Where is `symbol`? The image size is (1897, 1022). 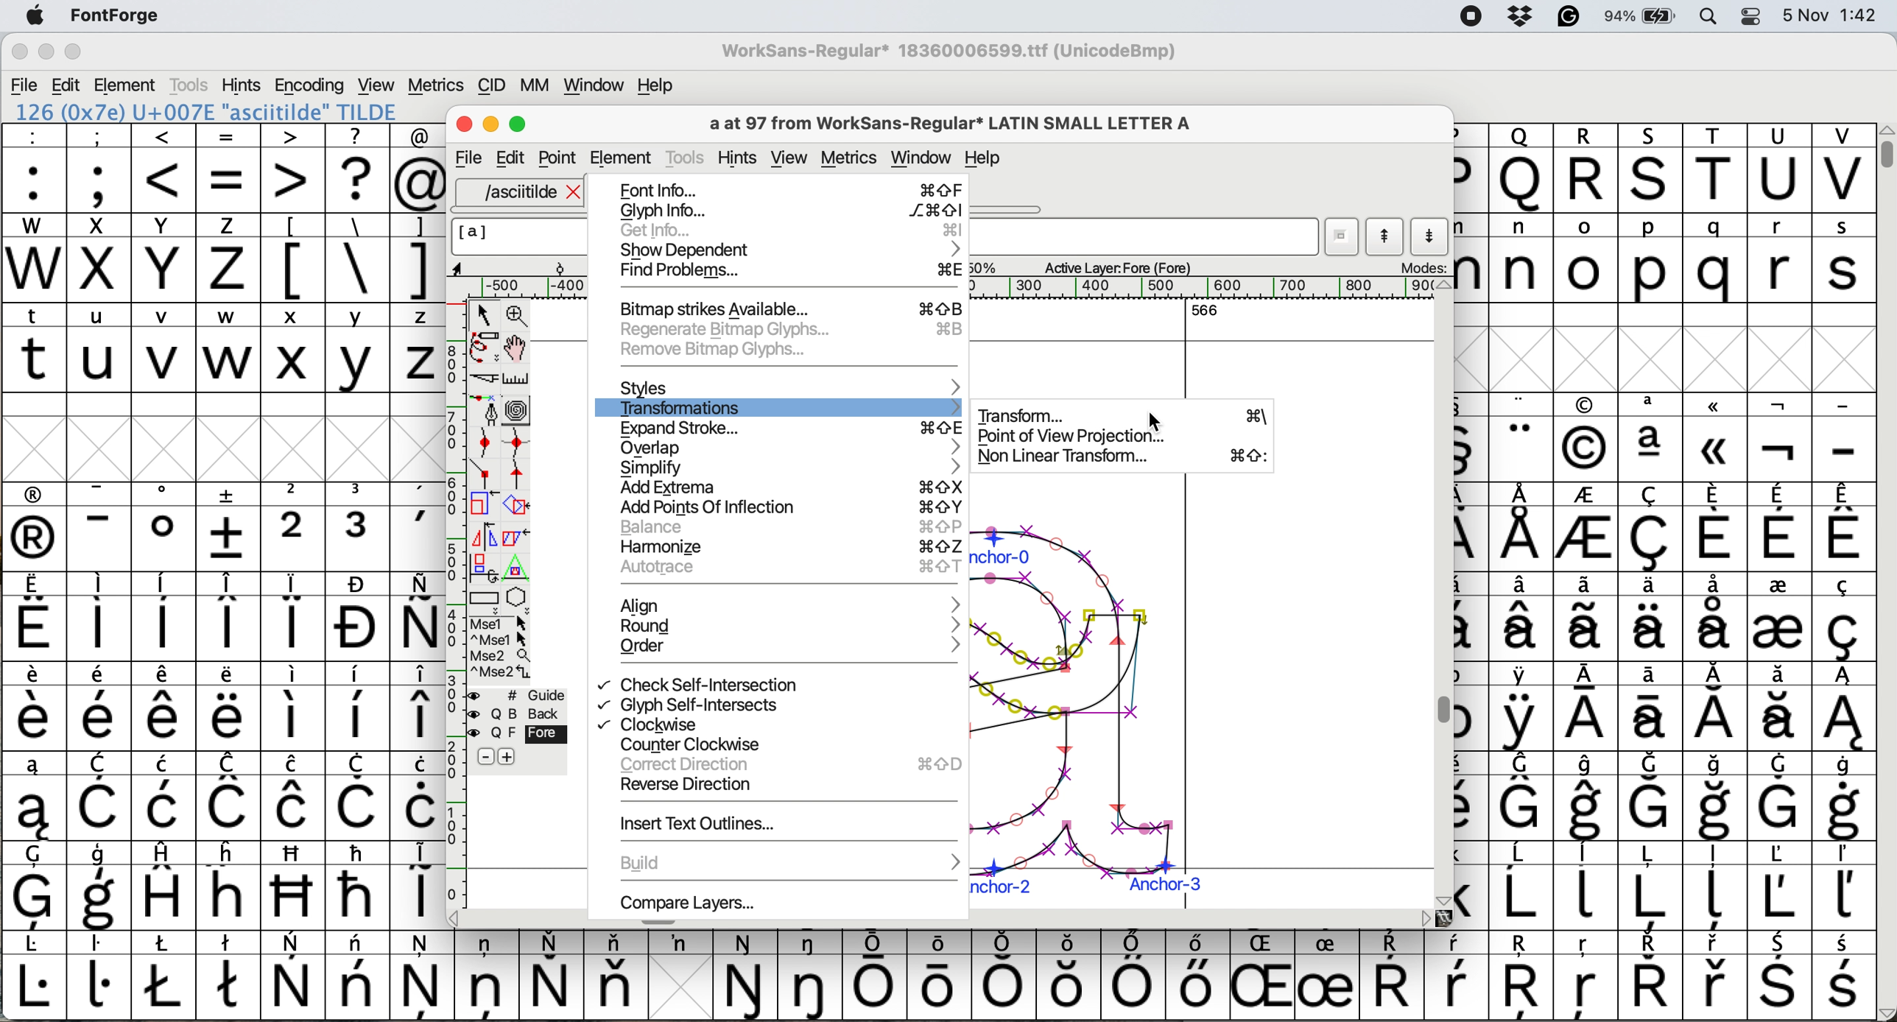
symbol is located at coordinates (357, 708).